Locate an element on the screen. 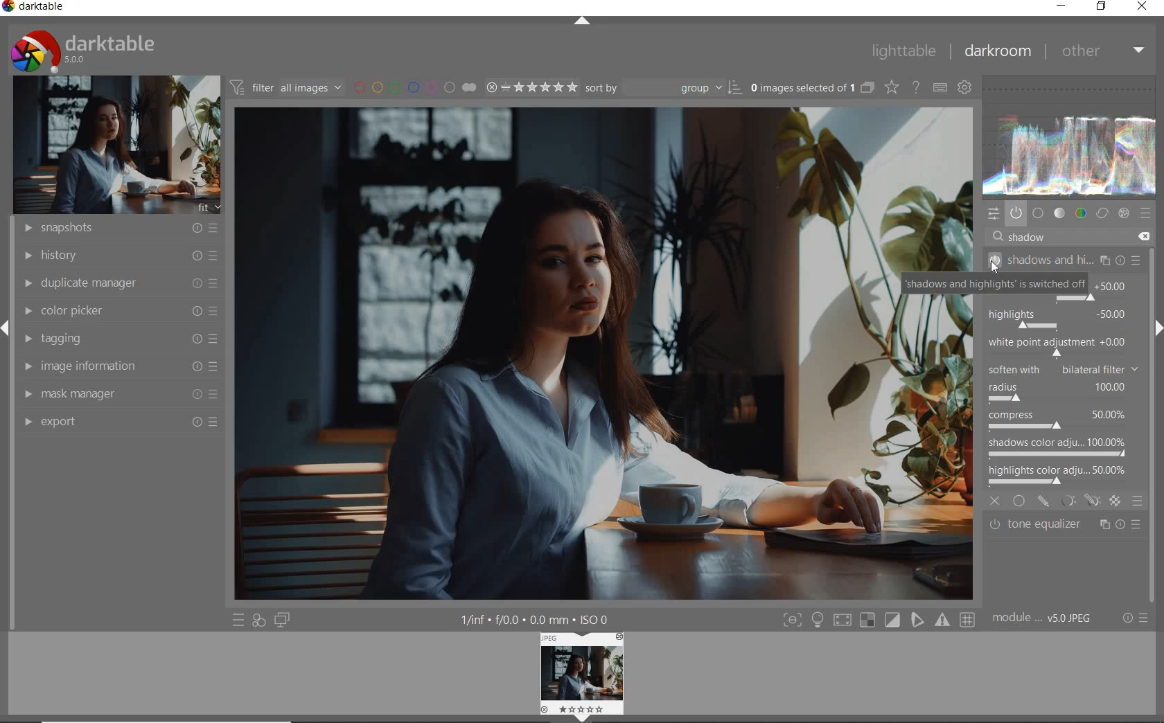 The width and height of the screenshot is (1164, 723). lighttable is located at coordinates (903, 52).